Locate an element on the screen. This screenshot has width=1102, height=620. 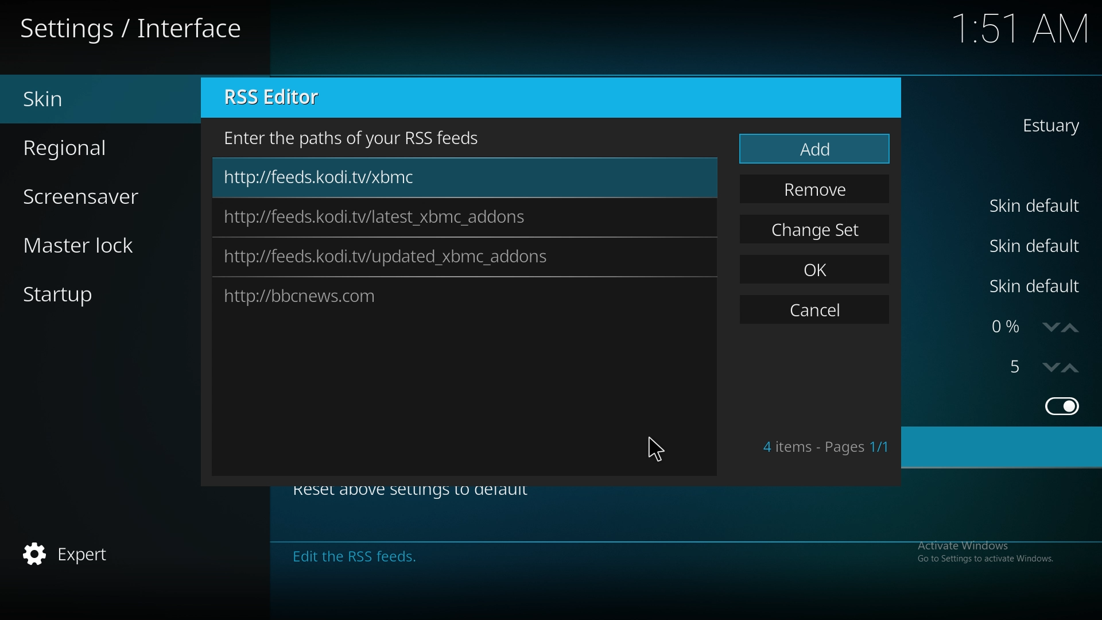
cancel is located at coordinates (814, 312).